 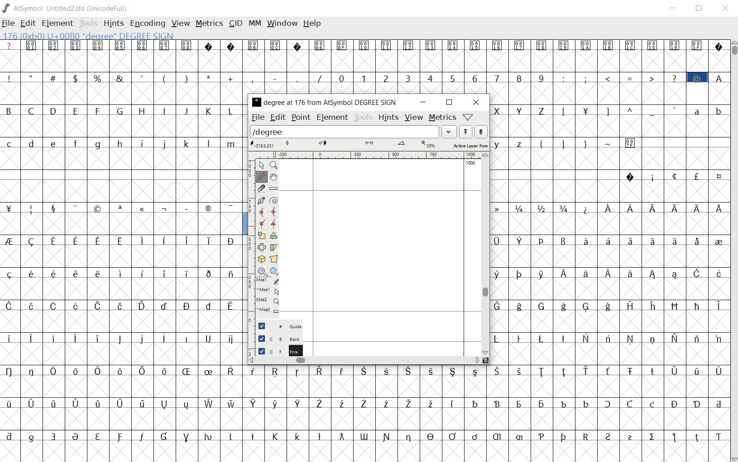 What do you see at coordinates (333, 118) in the screenshot?
I see `element` at bounding box center [333, 118].